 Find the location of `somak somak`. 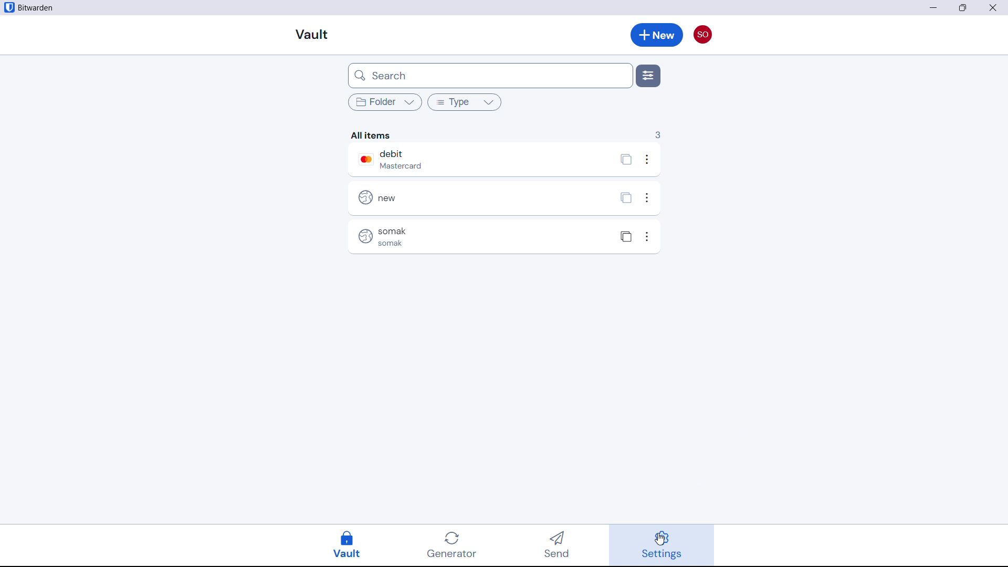

somak somak is located at coordinates (445, 236).